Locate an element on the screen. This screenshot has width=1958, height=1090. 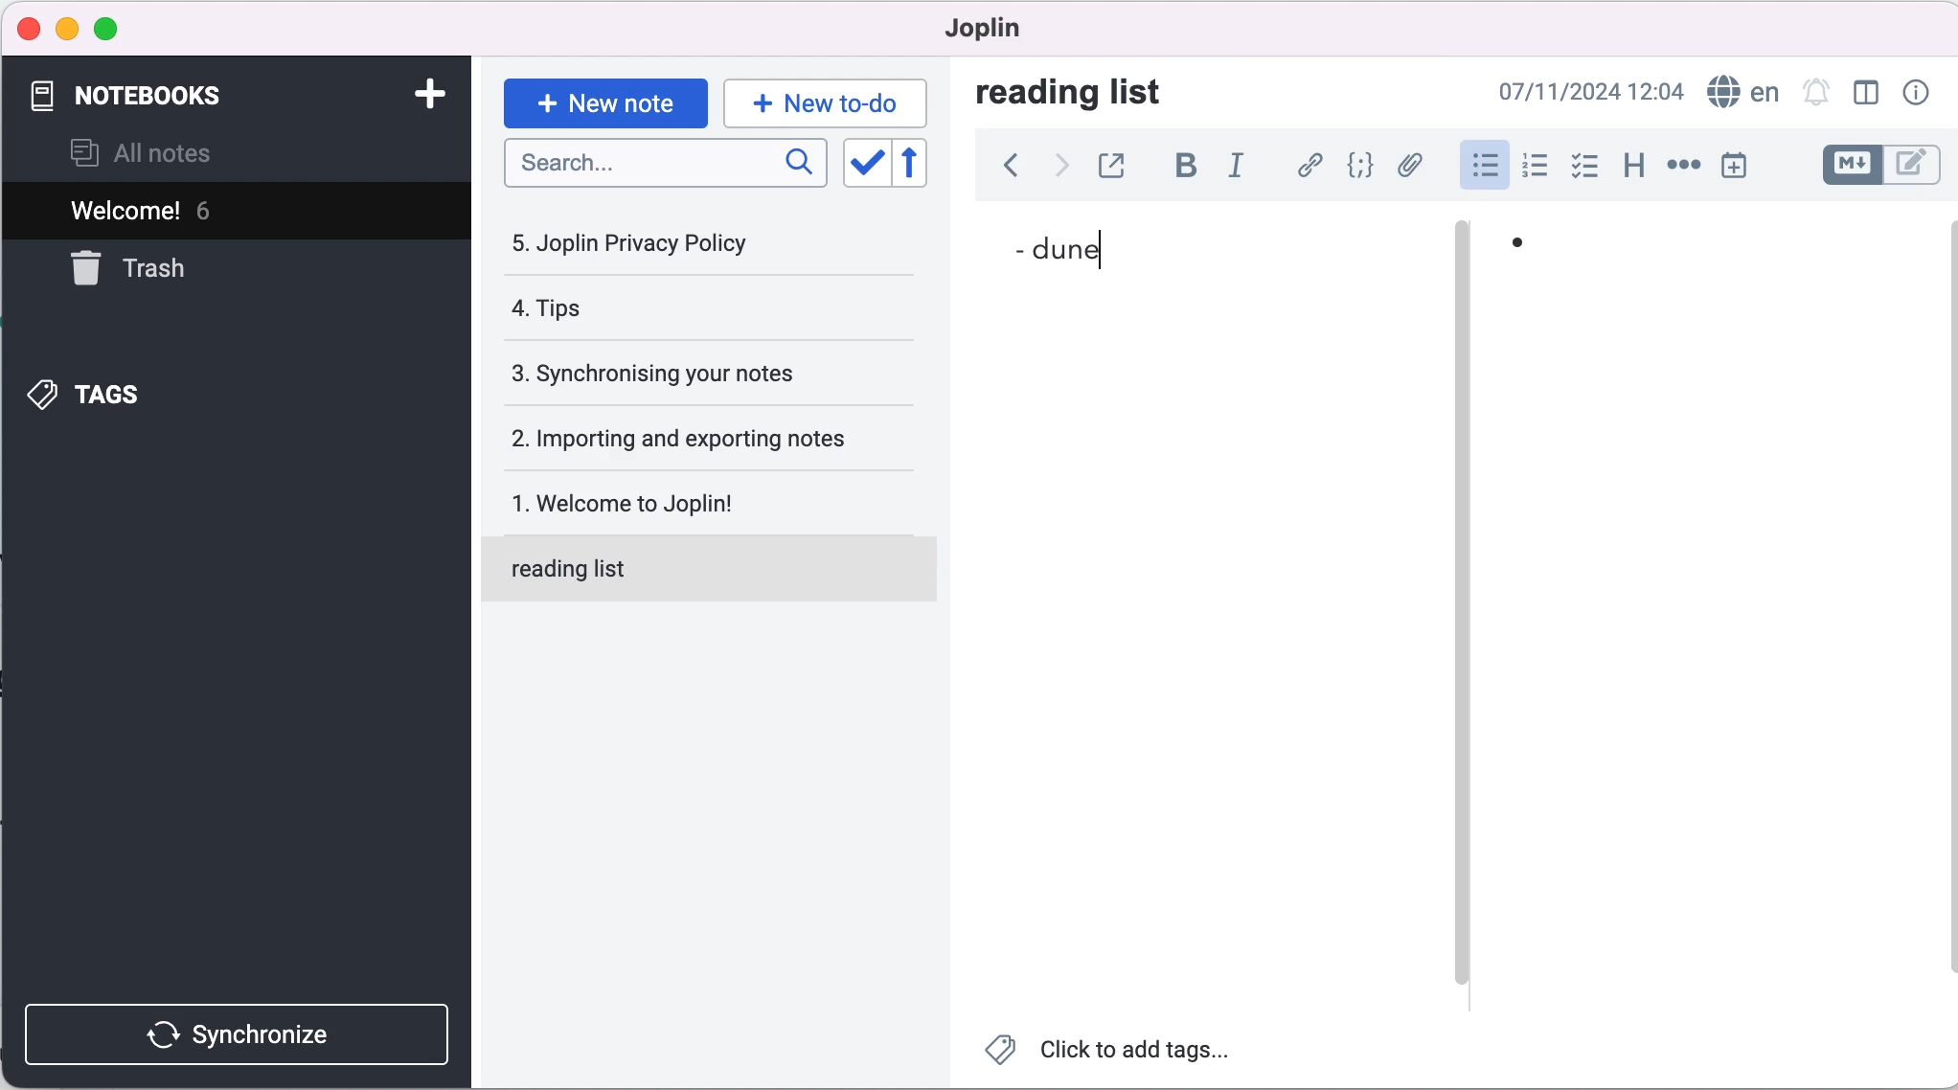
bullet list point is located at coordinates (1518, 243).